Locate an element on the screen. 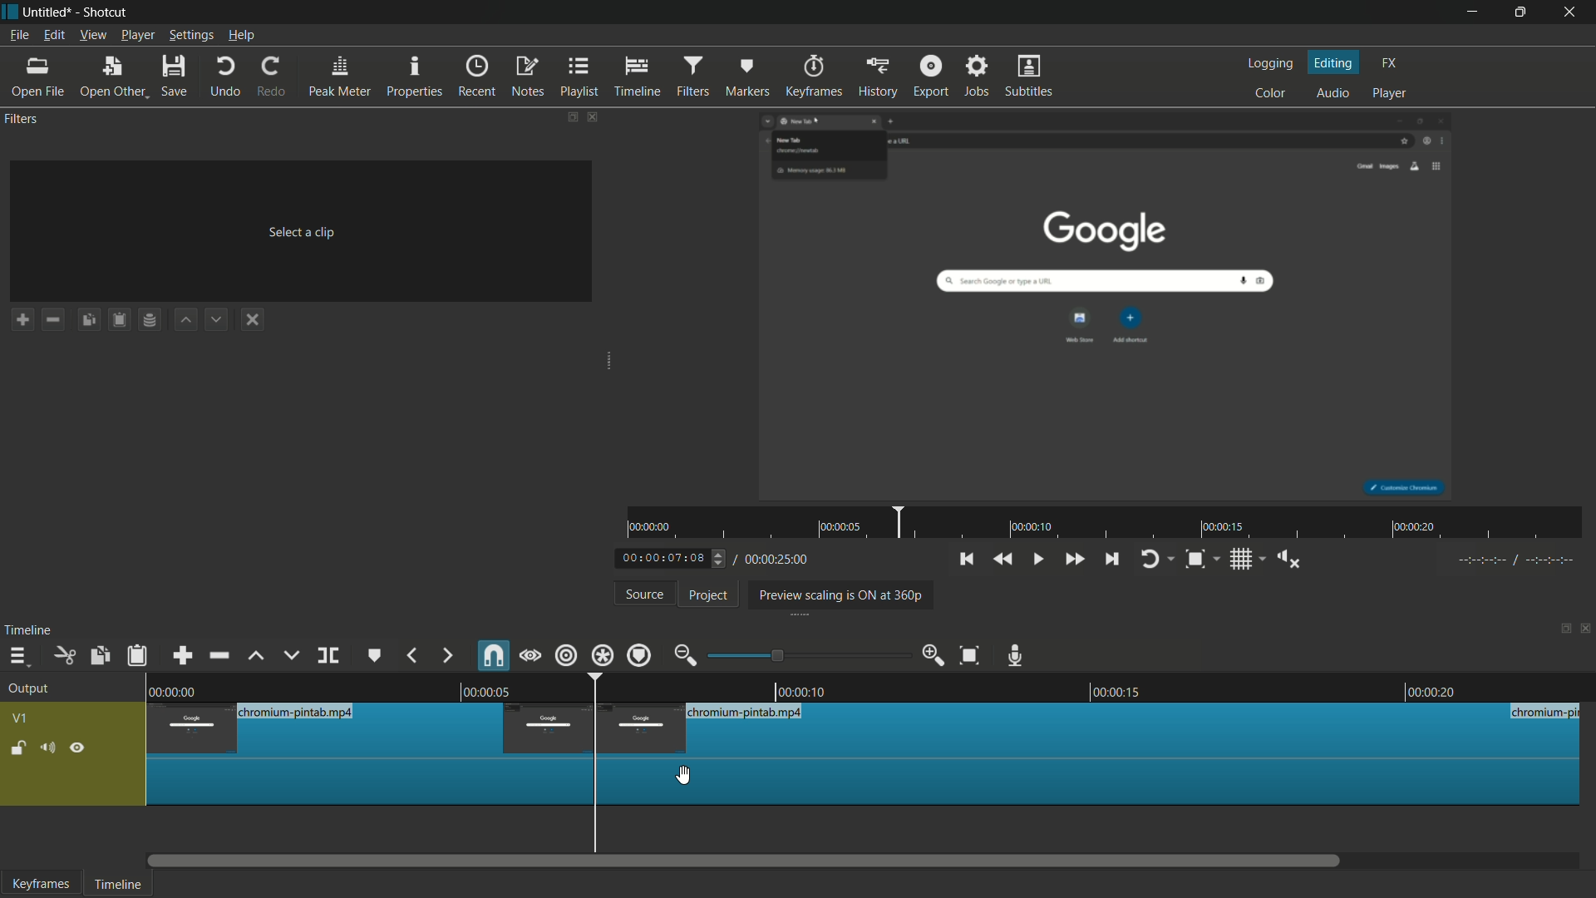 Image resolution: width=1596 pixels, height=898 pixels. keyframes is located at coordinates (41, 883).